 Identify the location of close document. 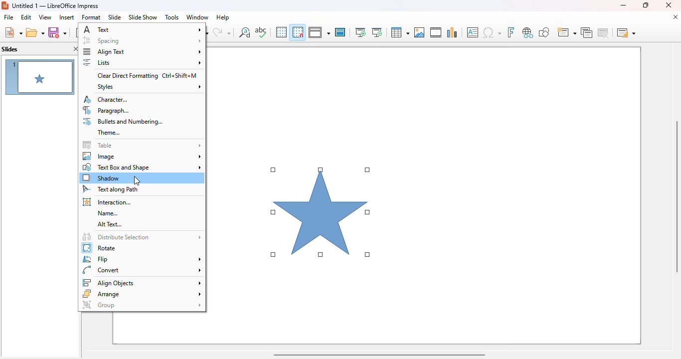
(675, 17).